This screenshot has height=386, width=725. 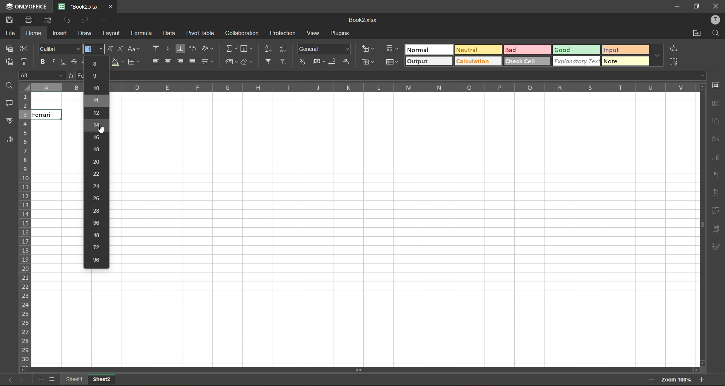 What do you see at coordinates (180, 63) in the screenshot?
I see `align right` at bounding box center [180, 63].